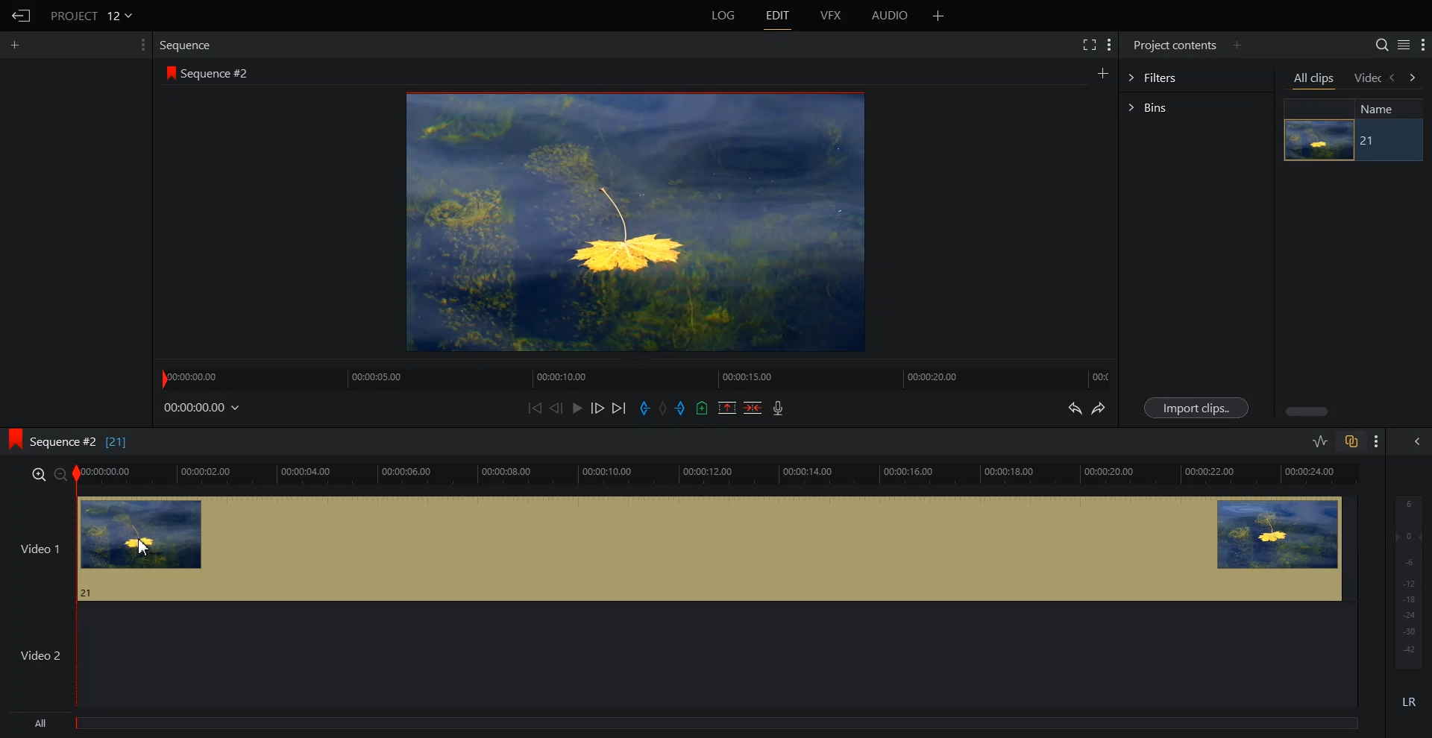  I want to click on Show Full audio mix, so click(1413, 441).